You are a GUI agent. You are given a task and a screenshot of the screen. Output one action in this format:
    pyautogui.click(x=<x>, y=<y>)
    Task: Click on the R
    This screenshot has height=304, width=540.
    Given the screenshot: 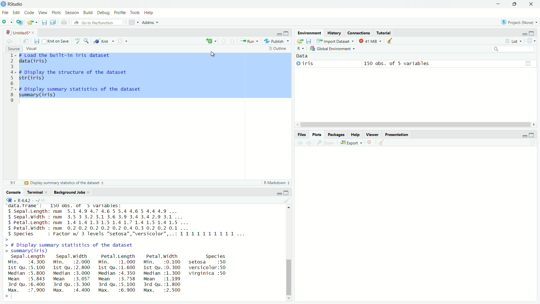 What is the action you would take?
    pyautogui.click(x=301, y=48)
    